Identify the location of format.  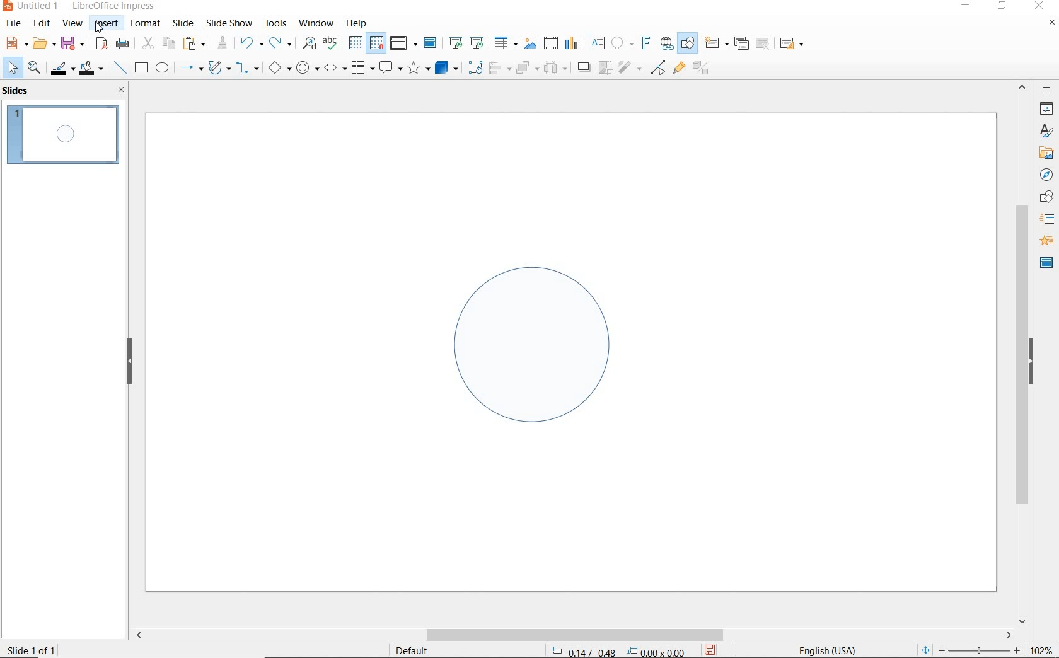
(144, 23).